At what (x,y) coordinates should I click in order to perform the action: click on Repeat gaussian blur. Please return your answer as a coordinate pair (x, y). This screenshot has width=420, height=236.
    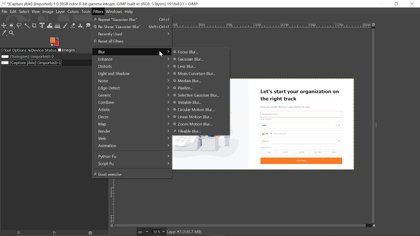
    Looking at the image, I should click on (132, 20).